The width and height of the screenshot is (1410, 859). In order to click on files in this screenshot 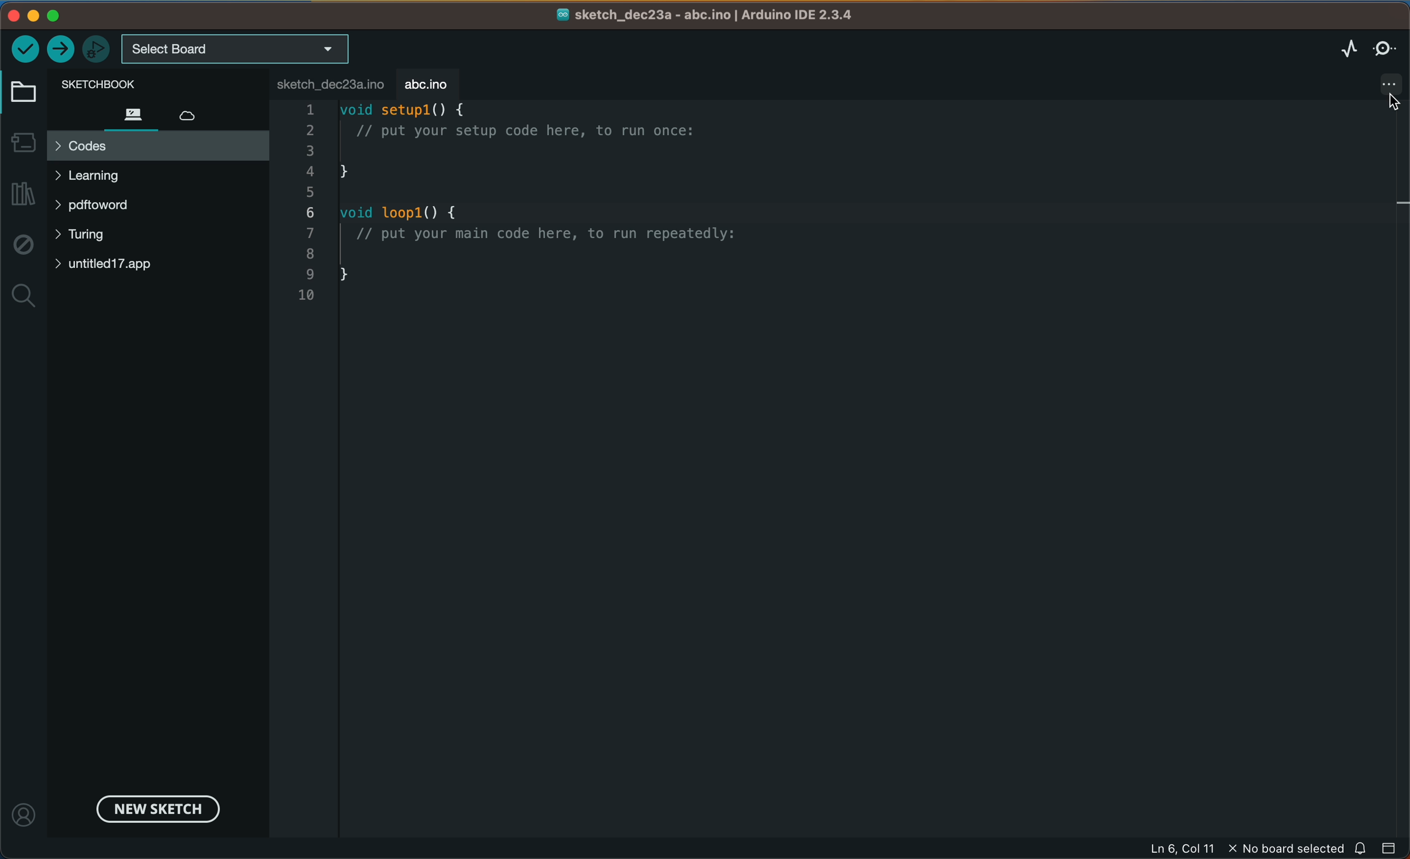, I will do `click(130, 113)`.